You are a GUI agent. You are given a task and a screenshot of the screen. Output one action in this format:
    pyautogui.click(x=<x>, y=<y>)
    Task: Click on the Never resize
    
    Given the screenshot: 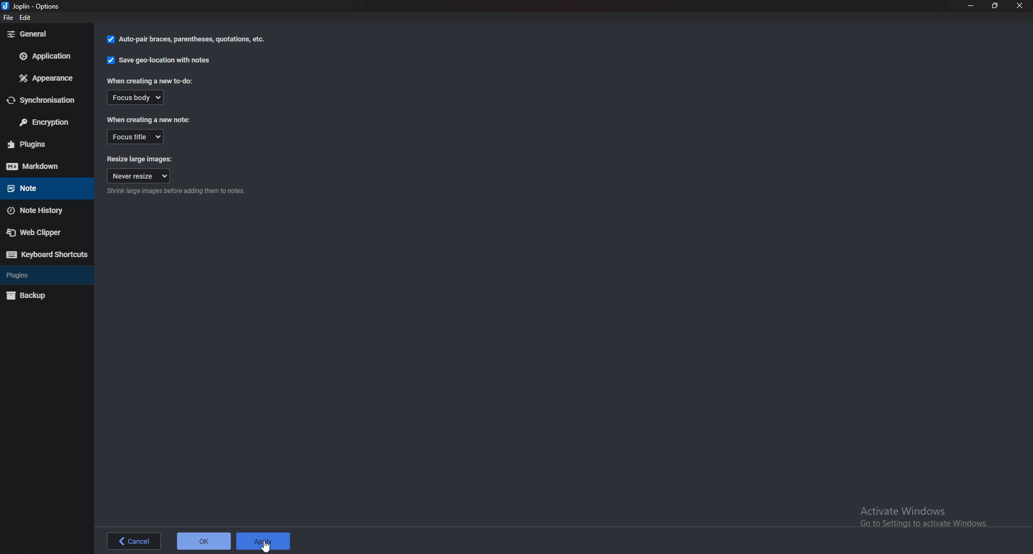 What is the action you would take?
    pyautogui.click(x=139, y=176)
    